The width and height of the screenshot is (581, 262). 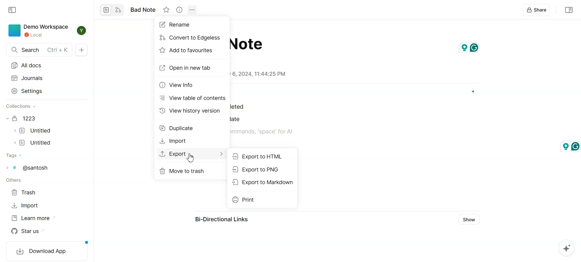 What do you see at coordinates (39, 65) in the screenshot?
I see `All docs` at bounding box center [39, 65].